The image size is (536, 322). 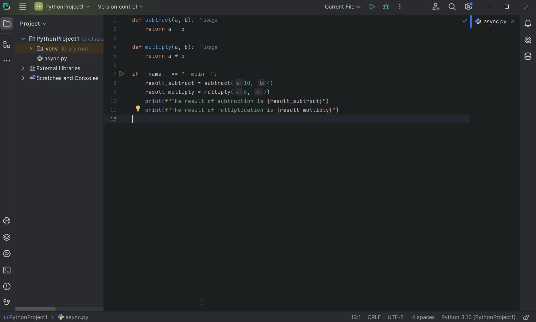 What do you see at coordinates (451, 8) in the screenshot?
I see `search everywhere` at bounding box center [451, 8].